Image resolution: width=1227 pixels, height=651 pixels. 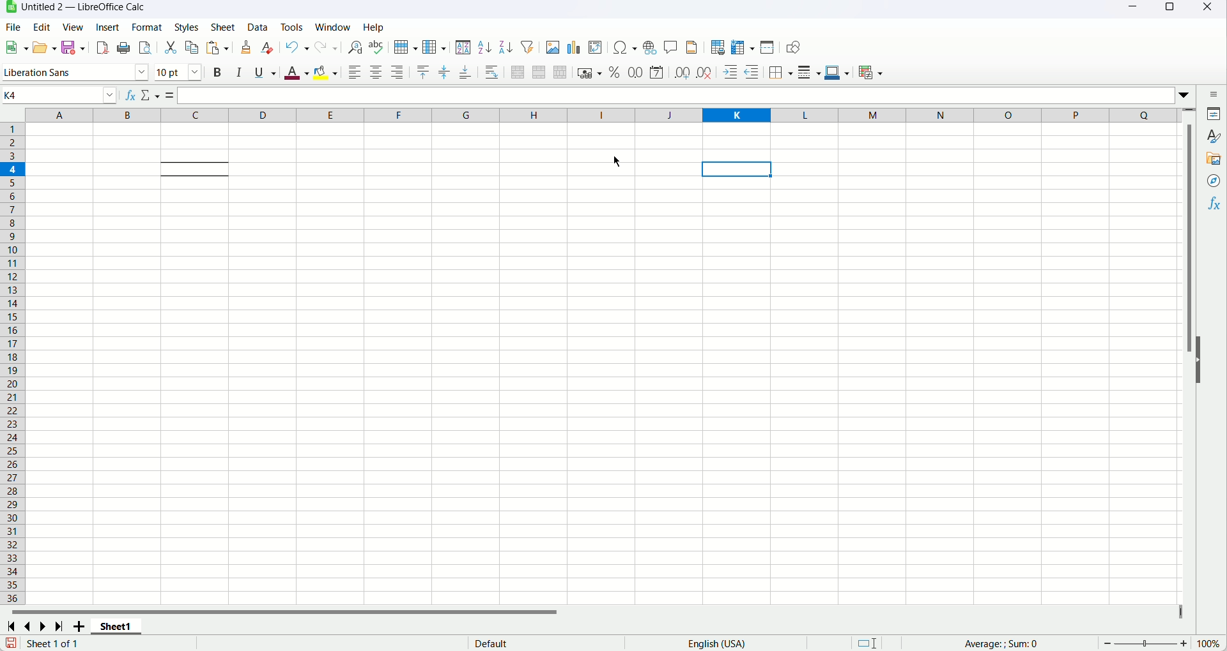 I want to click on Expand formula bar, so click(x=1186, y=94).